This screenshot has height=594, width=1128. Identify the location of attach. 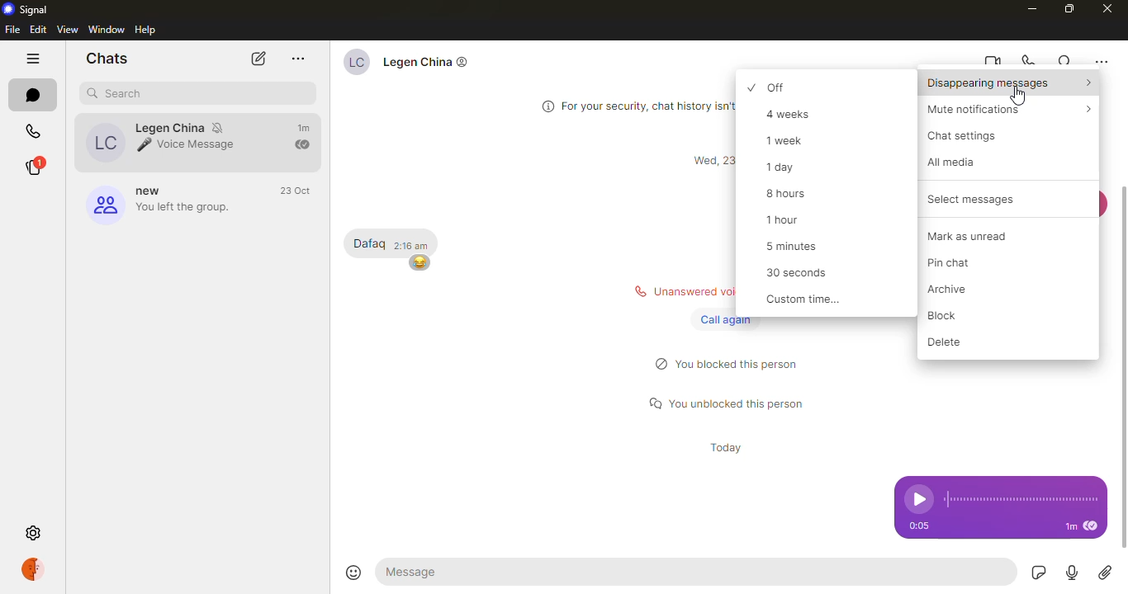
(1106, 573).